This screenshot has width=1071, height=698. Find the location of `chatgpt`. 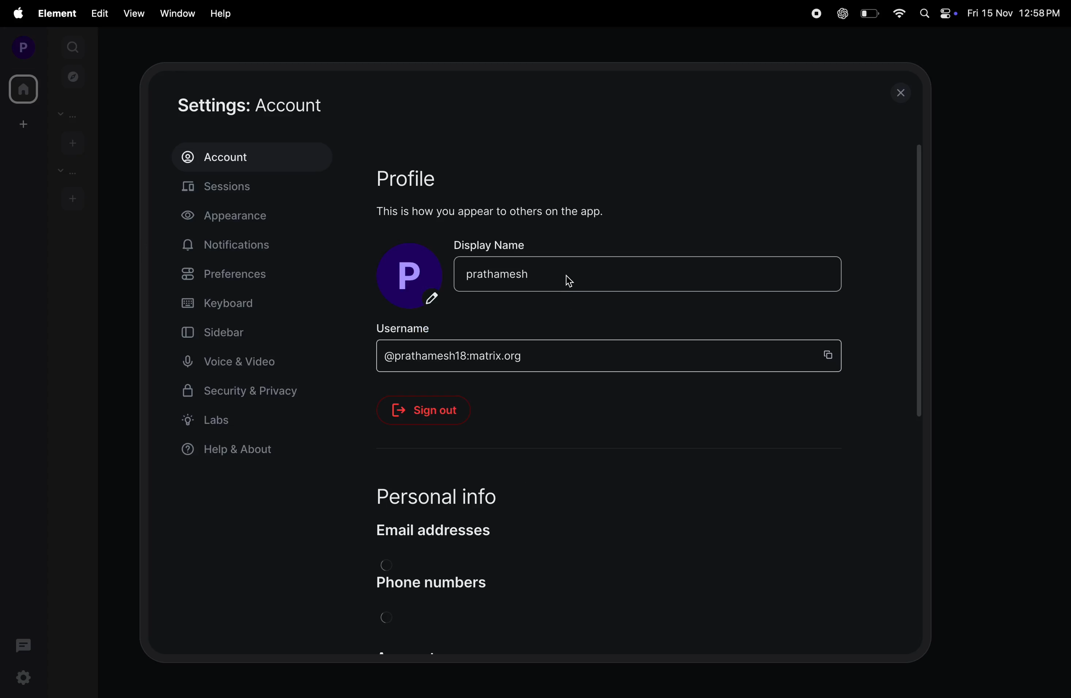

chatgpt is located at coordinates (841, 14).